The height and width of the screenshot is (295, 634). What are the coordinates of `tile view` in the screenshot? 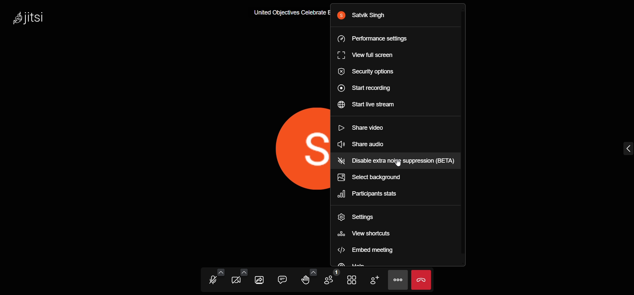 It's located at (351, 280).